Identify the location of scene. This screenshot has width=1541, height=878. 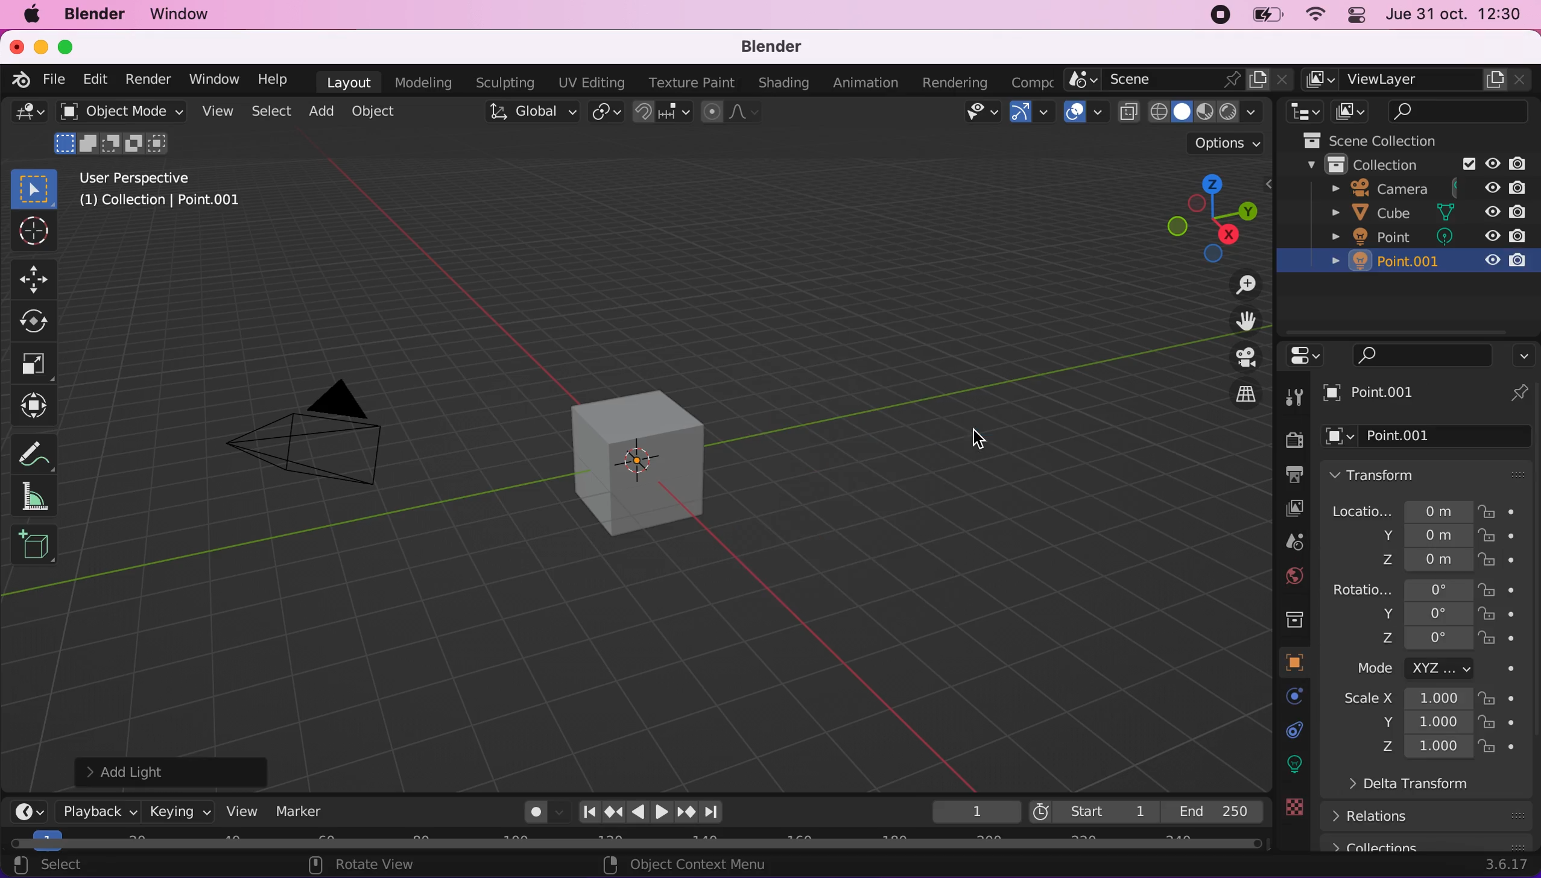
(1180, 79).